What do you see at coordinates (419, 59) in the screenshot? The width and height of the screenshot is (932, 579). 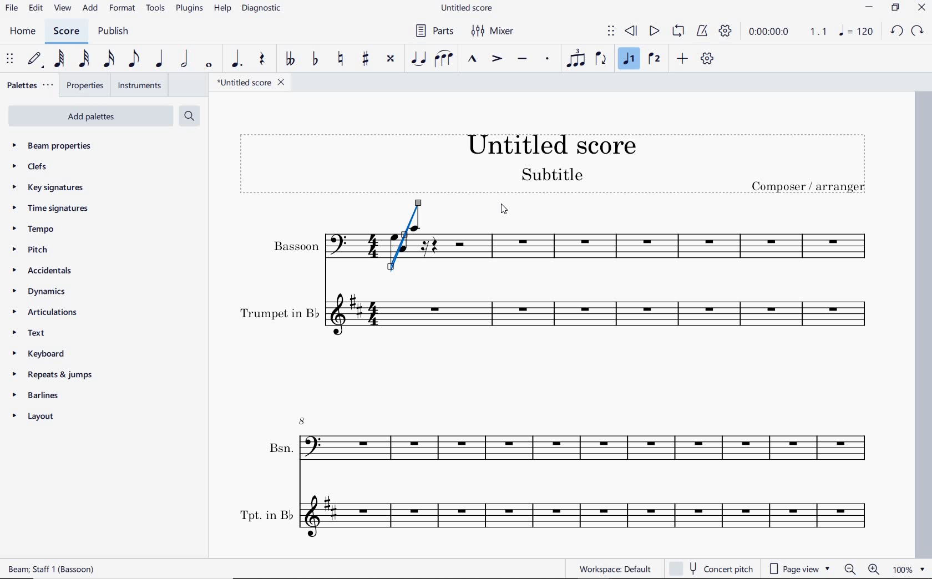 I see `tie` at bounding box center [419, 59].